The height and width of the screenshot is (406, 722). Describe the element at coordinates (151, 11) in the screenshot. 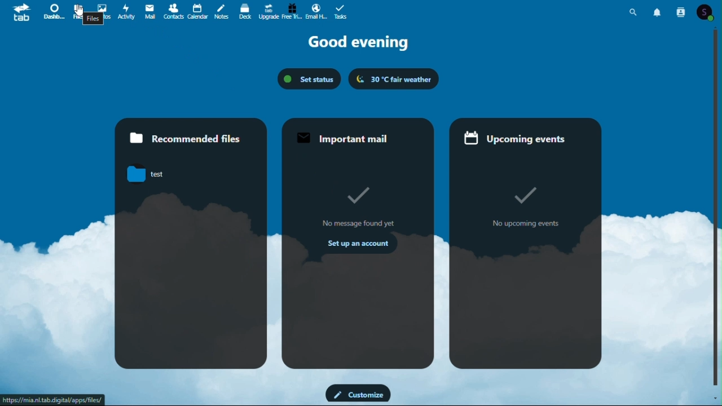

I see `mail` at that location.